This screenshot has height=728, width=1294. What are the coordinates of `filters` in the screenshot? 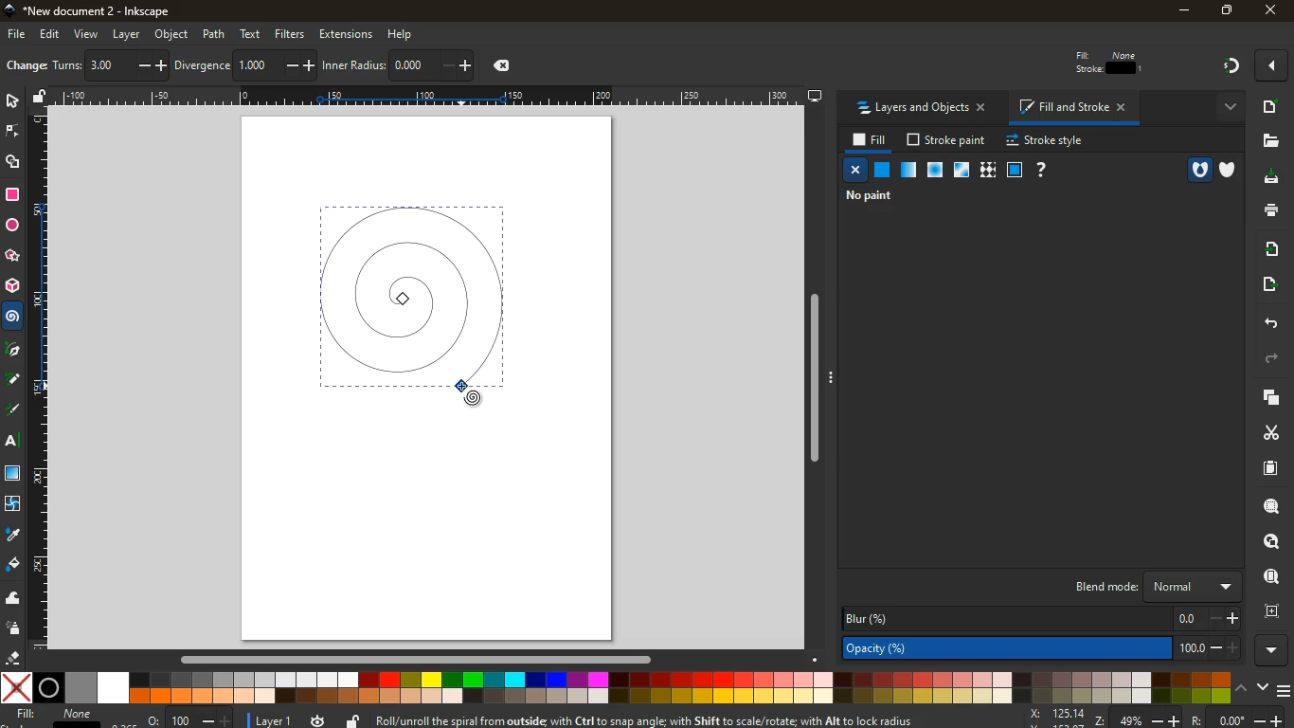 It's located at (291, 32).